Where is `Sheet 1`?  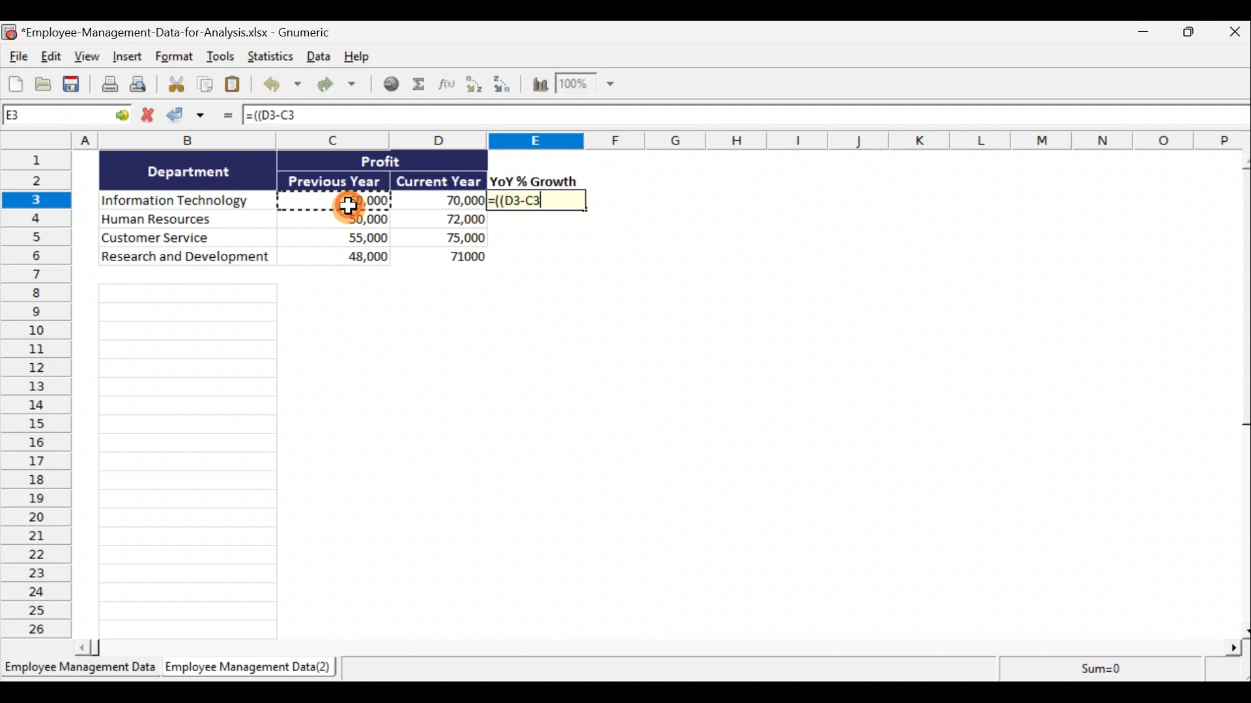
Sheet 1 is located at coordinates (78, 668).